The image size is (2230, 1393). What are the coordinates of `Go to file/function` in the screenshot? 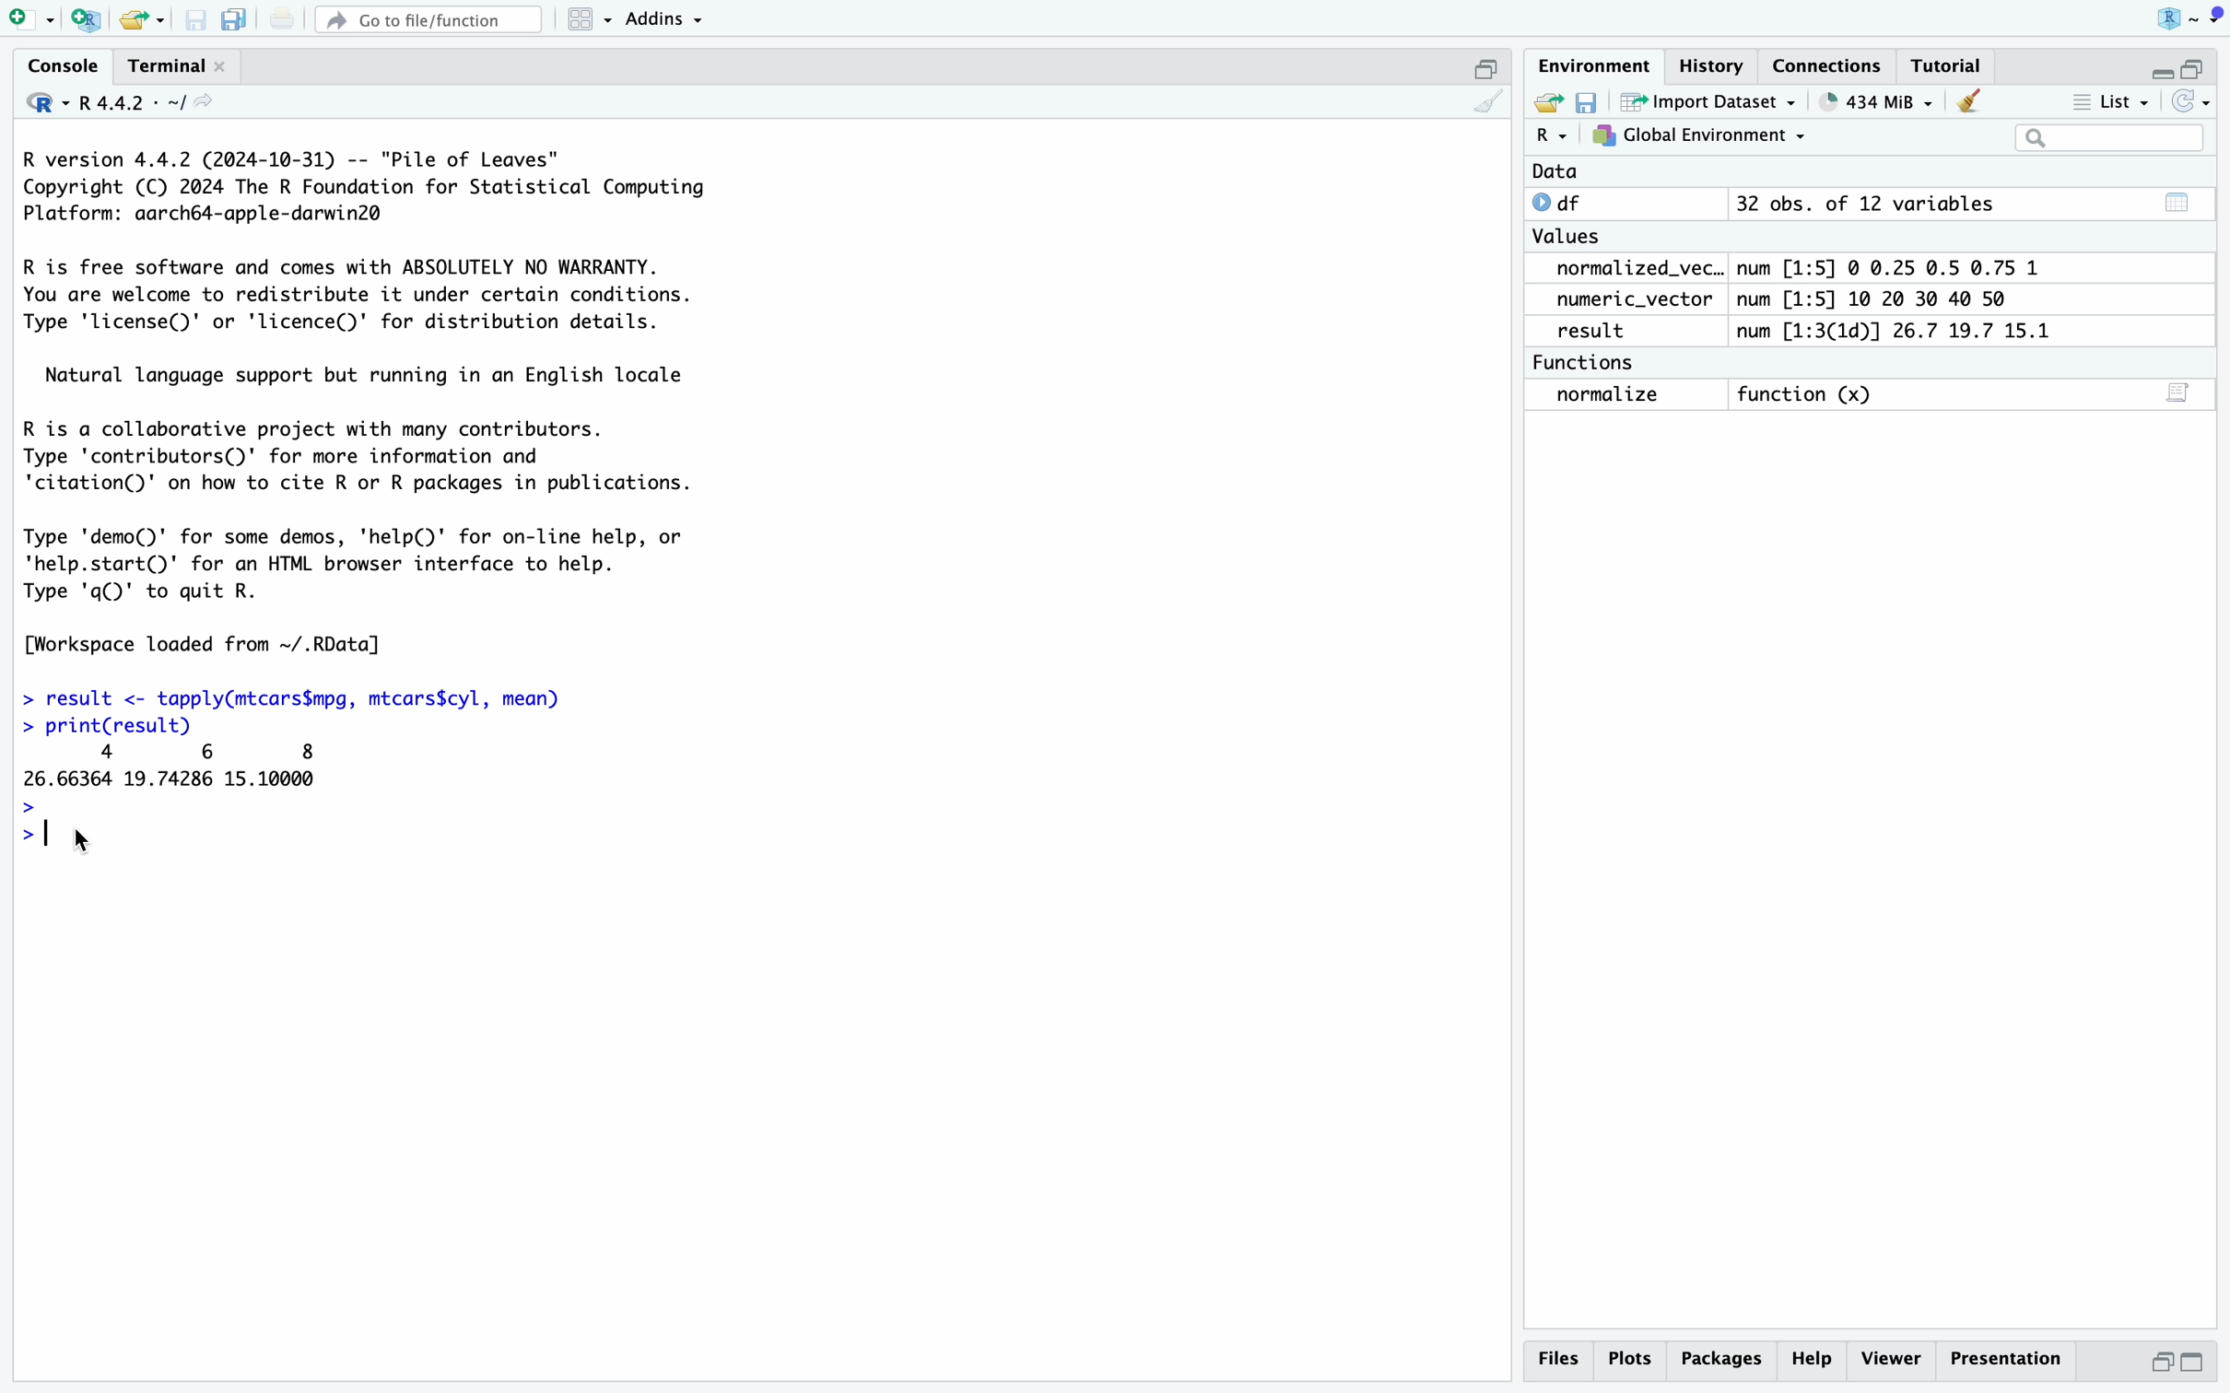 It's located at (429, 19).